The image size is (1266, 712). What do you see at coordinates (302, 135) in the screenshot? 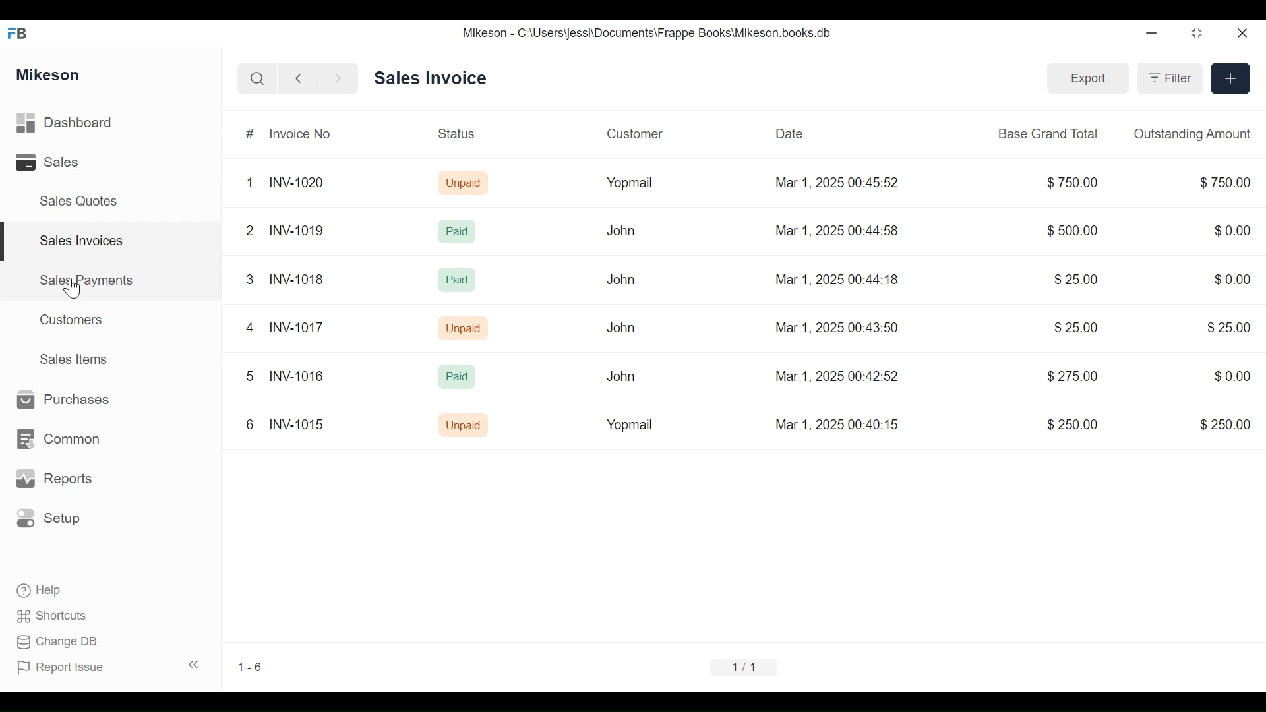
I see `Invoice No` at bounding box center [302, 135].